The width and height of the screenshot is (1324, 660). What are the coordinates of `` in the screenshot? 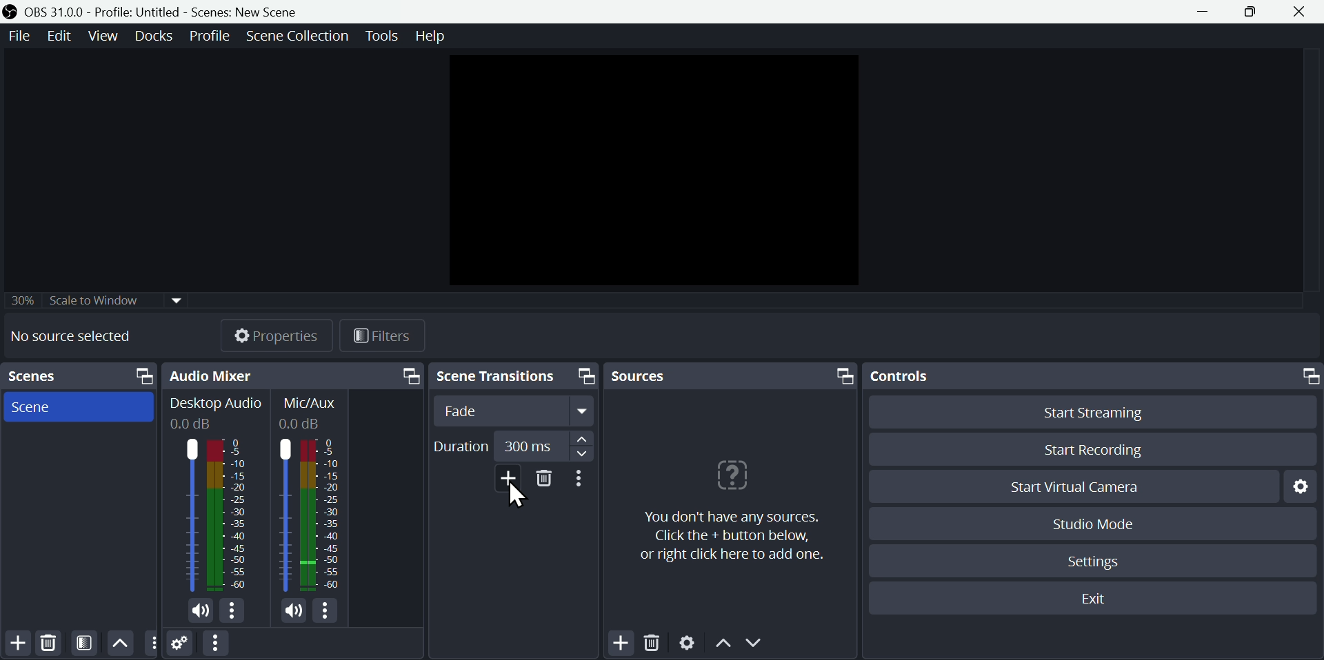 It's located at (584, 446).